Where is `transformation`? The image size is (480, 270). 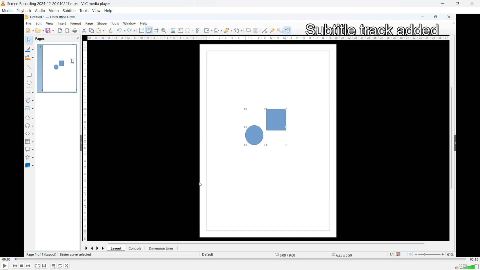 transformation is located at coordinates (208, 30).